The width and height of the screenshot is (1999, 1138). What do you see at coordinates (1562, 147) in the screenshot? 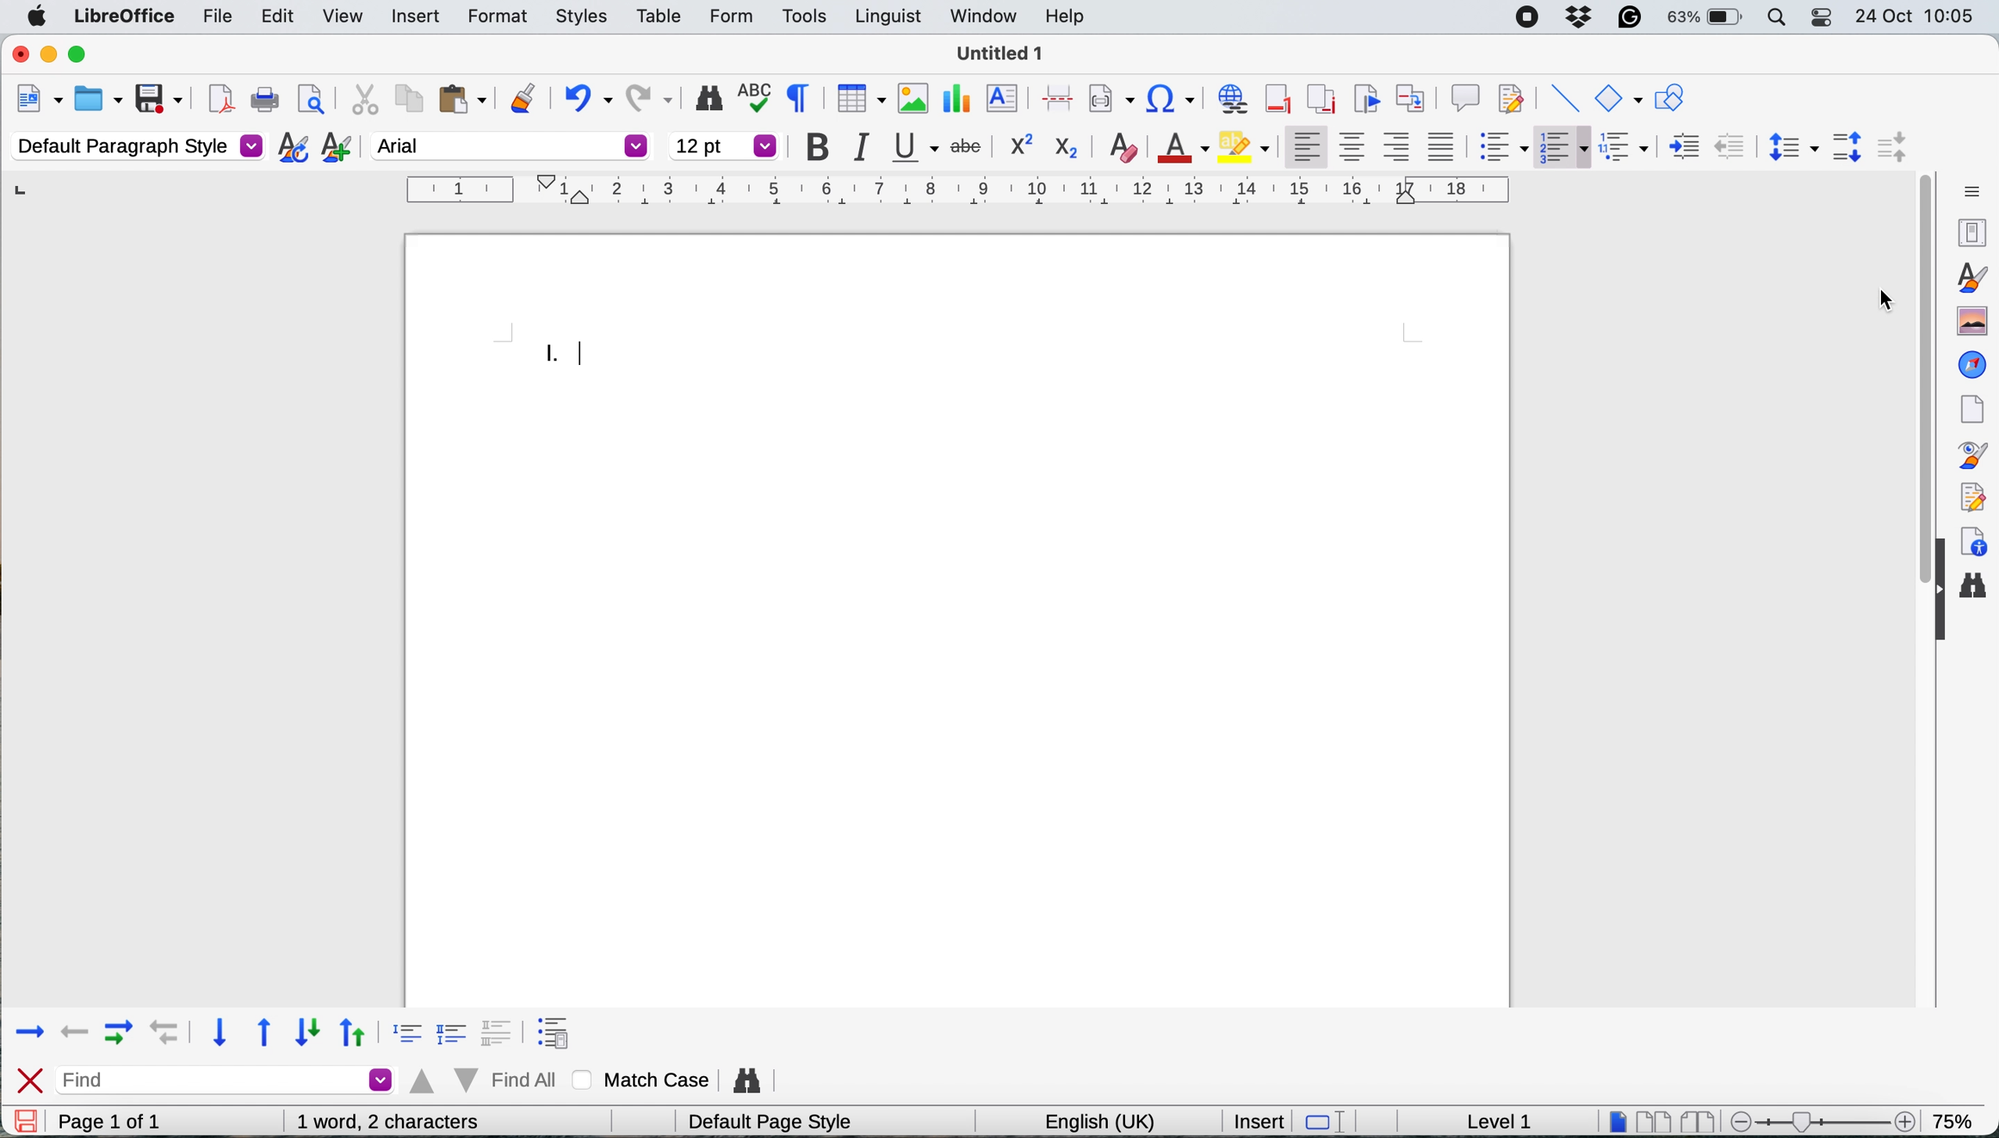
I see `toggle ordered list` at bounding box center [1562, 147].